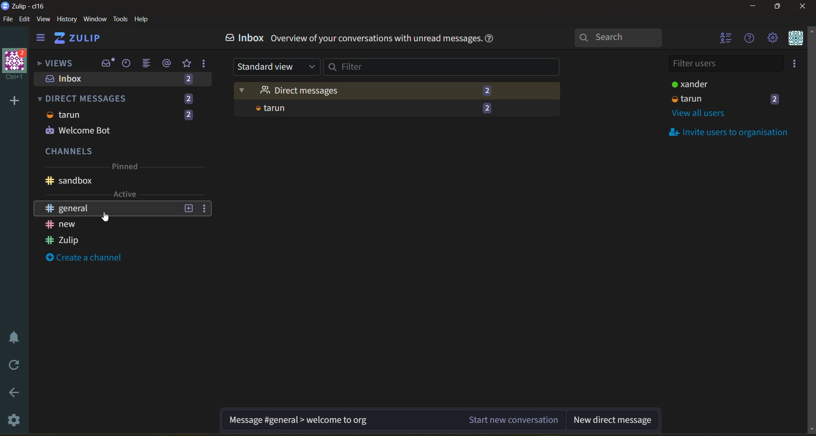  Describe the element at coordinates (122, 98) in the screenshot. I see `direct messages` at that location.